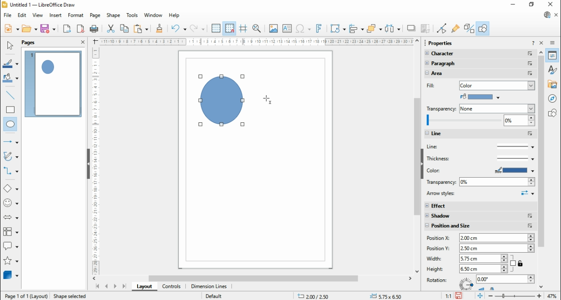  Describe the element at coordinates (532, 5) in the screenshot. I see `restore` at that location.